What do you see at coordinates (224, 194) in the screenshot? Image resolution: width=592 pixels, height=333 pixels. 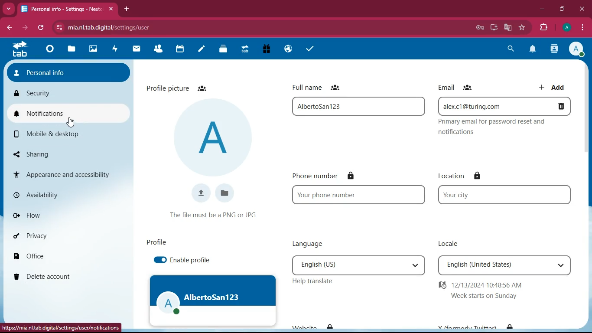 I see `files` at bounding box center [224, 194].